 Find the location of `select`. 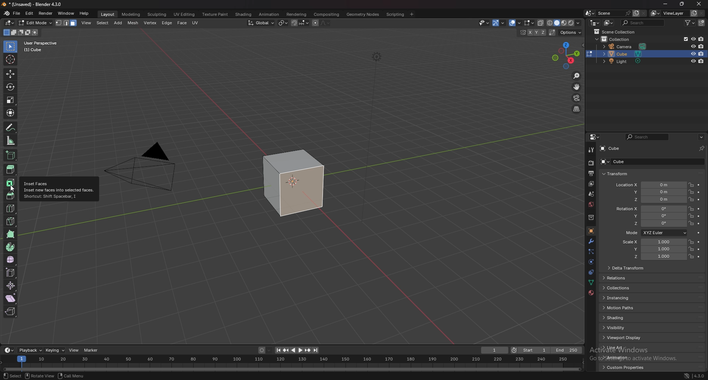

select is located at coordinates (103, 23).